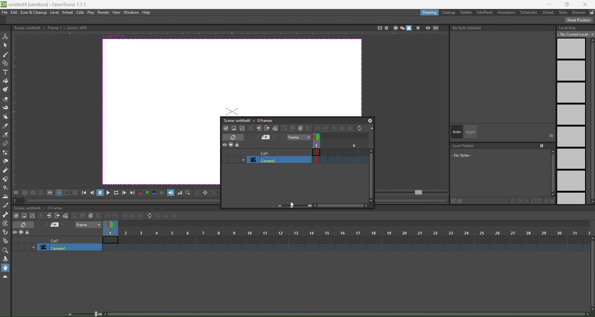 This screenshot has width=595, height=317. Describe the element at coordinates (171, 193) in the screenshot. I see `soundtrack` at that location.